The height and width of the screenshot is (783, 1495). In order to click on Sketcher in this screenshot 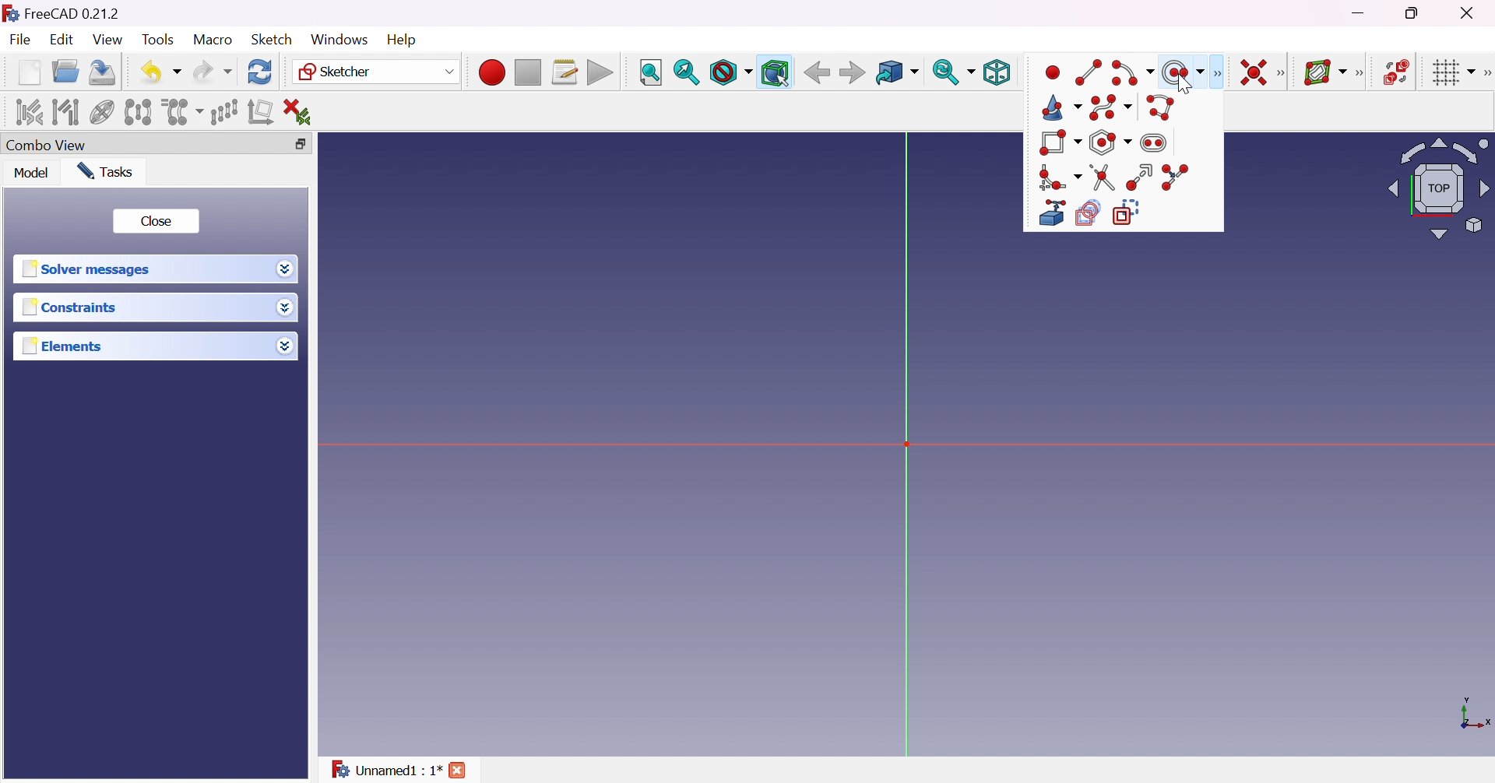, I will do `click(374, 72)`.